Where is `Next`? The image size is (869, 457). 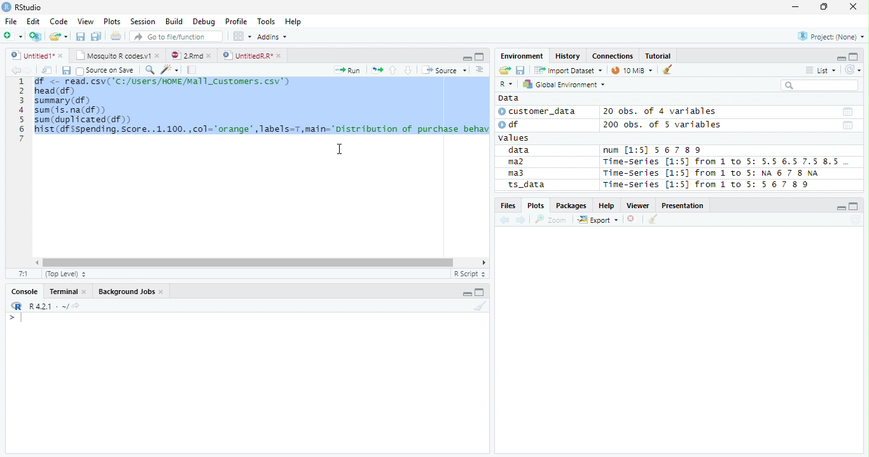
Next is located at coordinates (29, 71).